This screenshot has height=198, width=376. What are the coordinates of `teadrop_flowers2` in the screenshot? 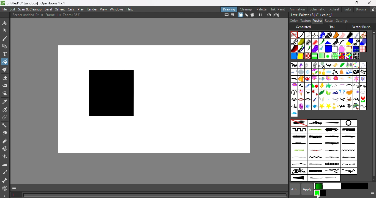 It's located at (348, 171).